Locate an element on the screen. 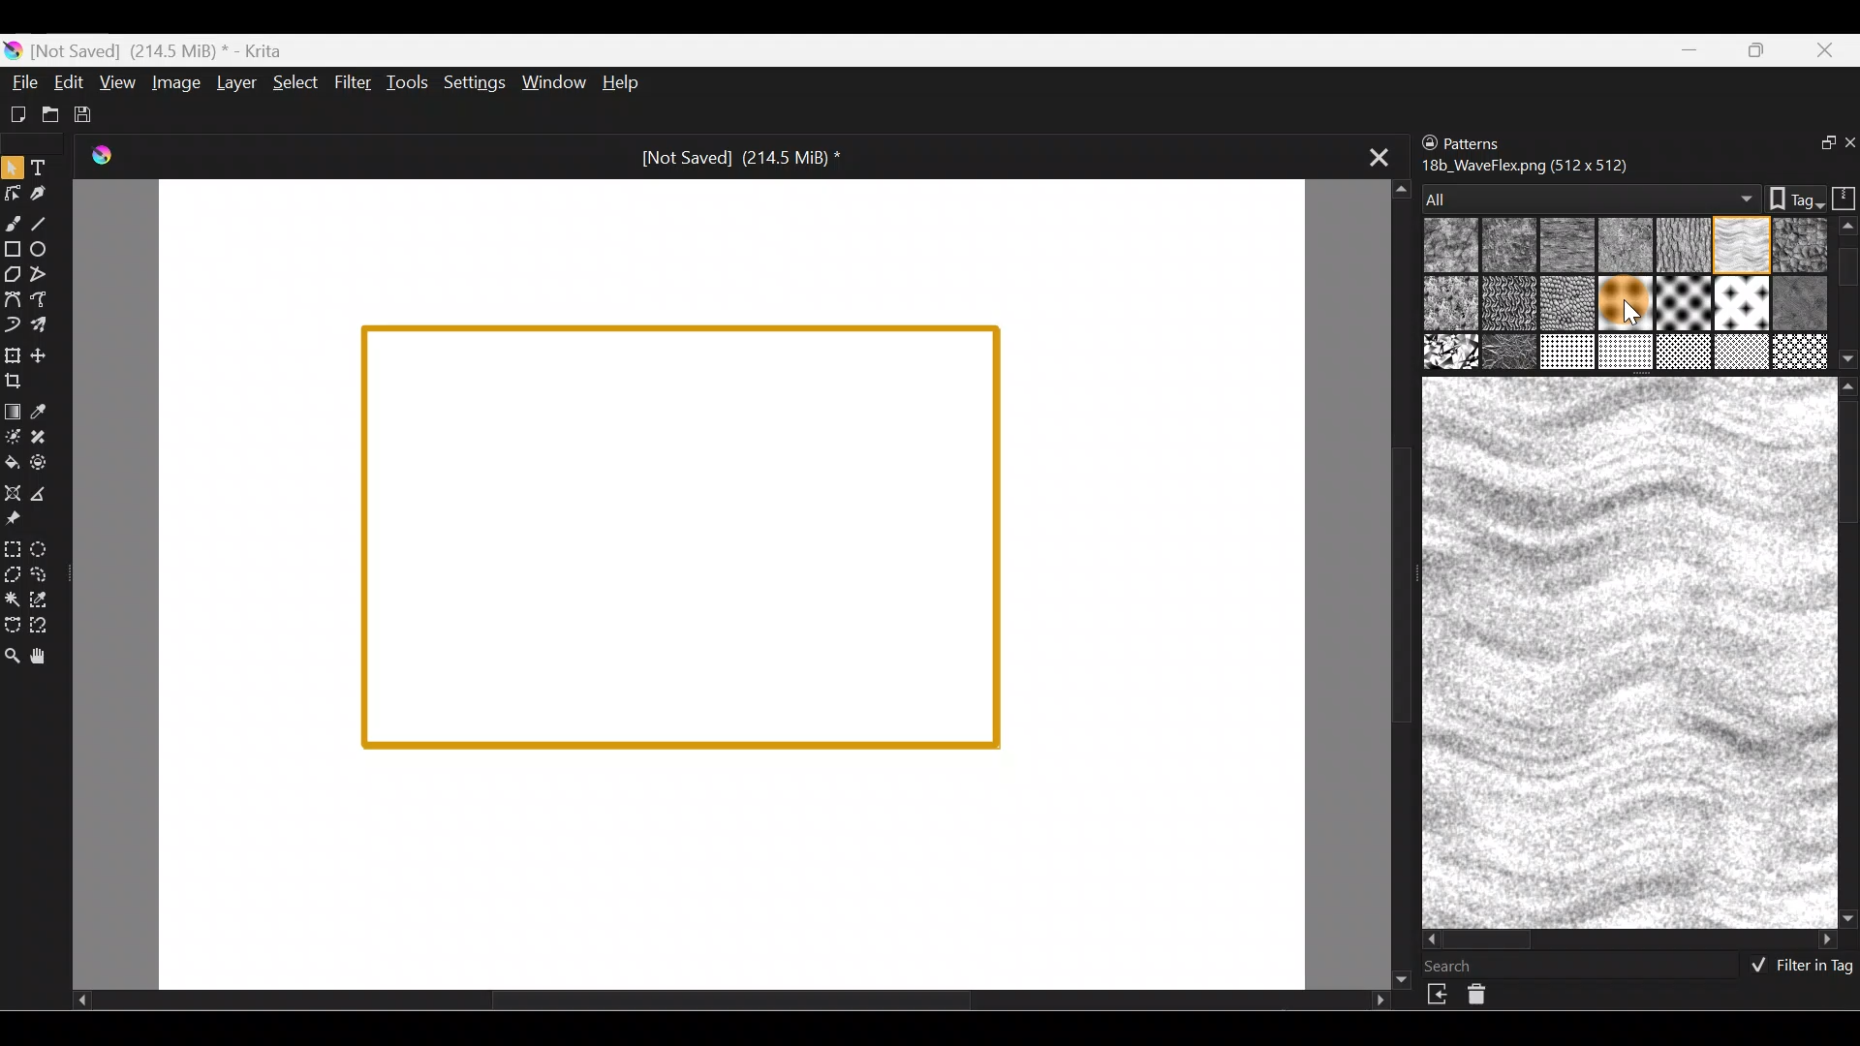 This screenshot has width=1860, height=1046. 05 Paper-torchon.png is located at coordinates (1743, 247).